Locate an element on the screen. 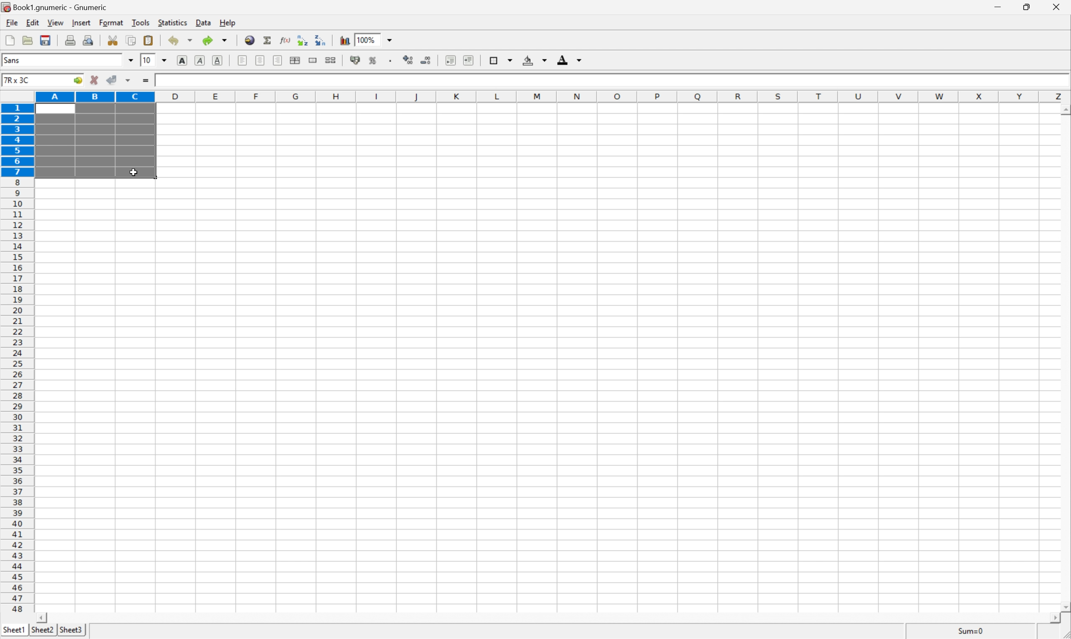 The image size is (1071, 639). split merged ranges of cells is located at coordinates (331, 59).